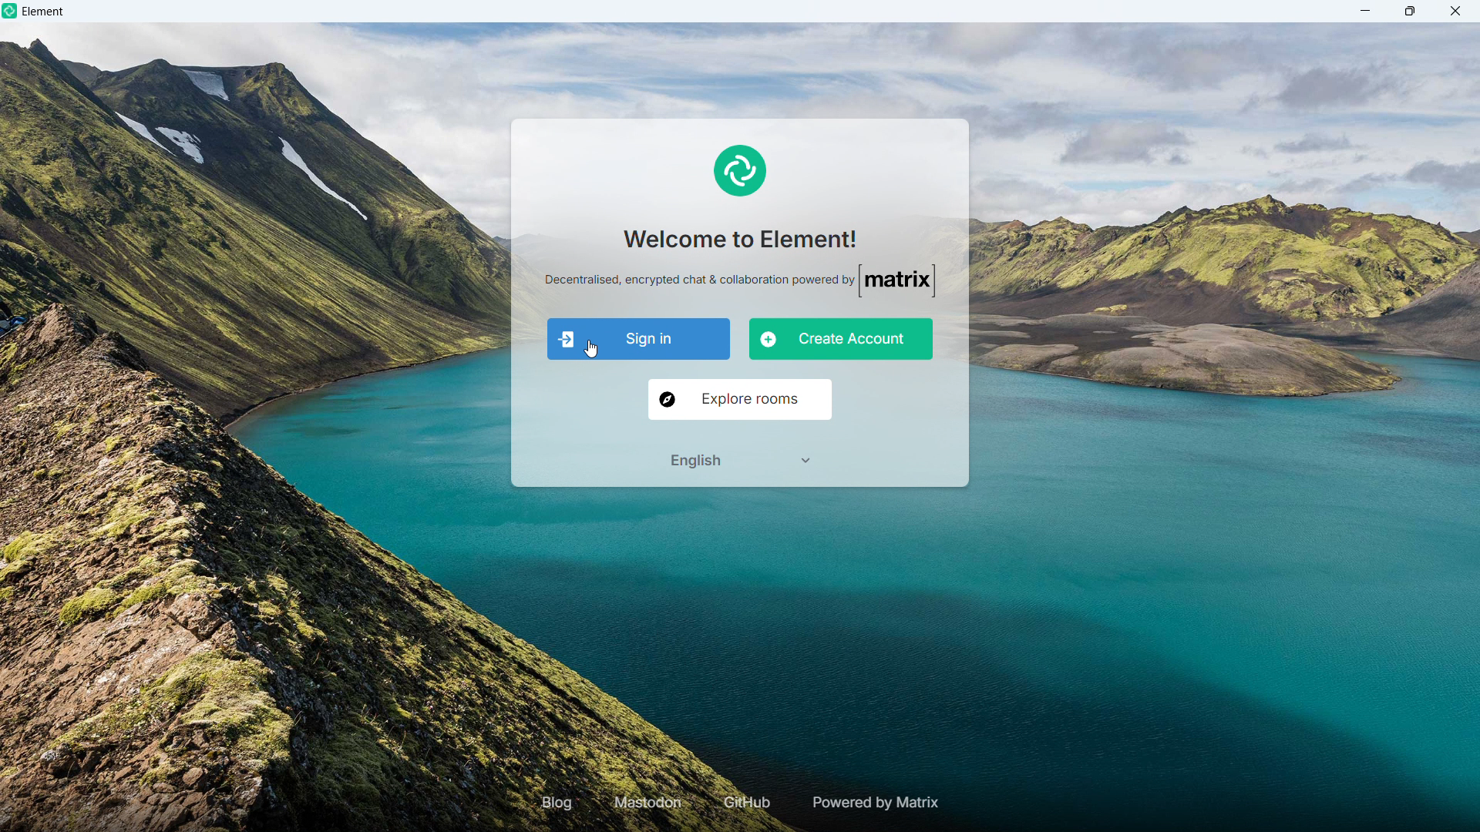 This screenshot has width=1480, height=832. Describe the element at coordinates (741, 168) in the screenshot. I see `element logo` at that location.